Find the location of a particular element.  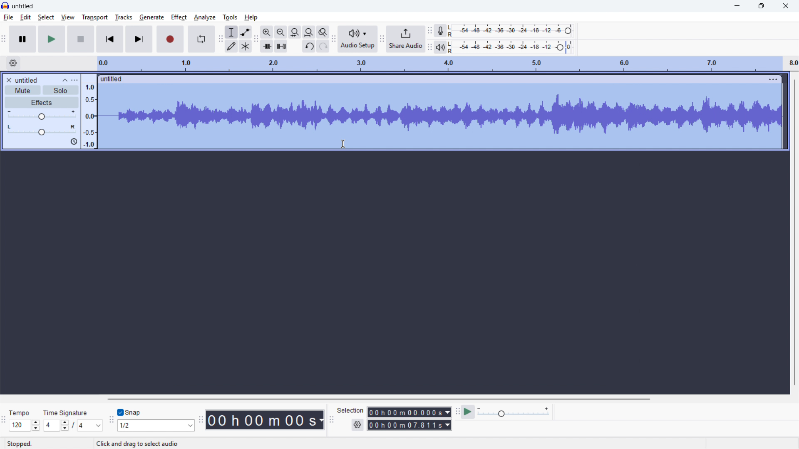

click and drag to select audio is located at coordinates (137, 443).